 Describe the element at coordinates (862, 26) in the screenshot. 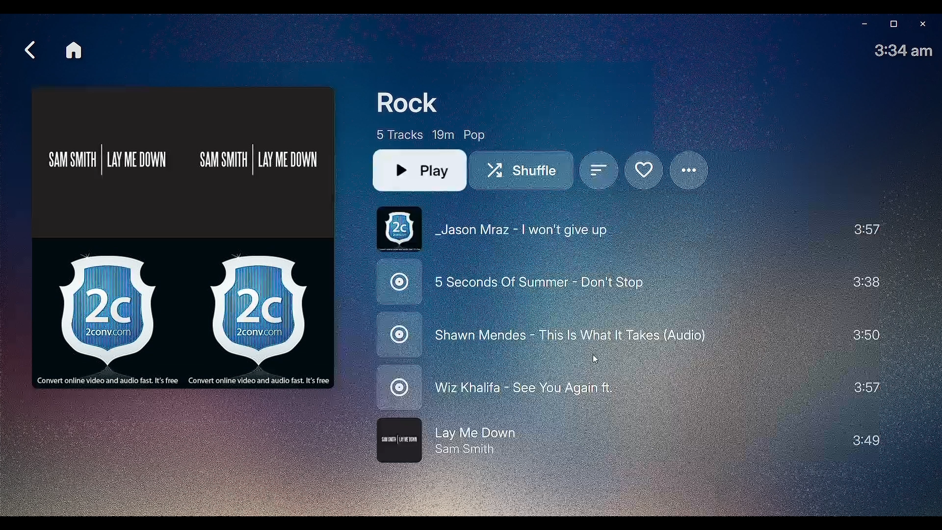

I see `Minimize` at that location.